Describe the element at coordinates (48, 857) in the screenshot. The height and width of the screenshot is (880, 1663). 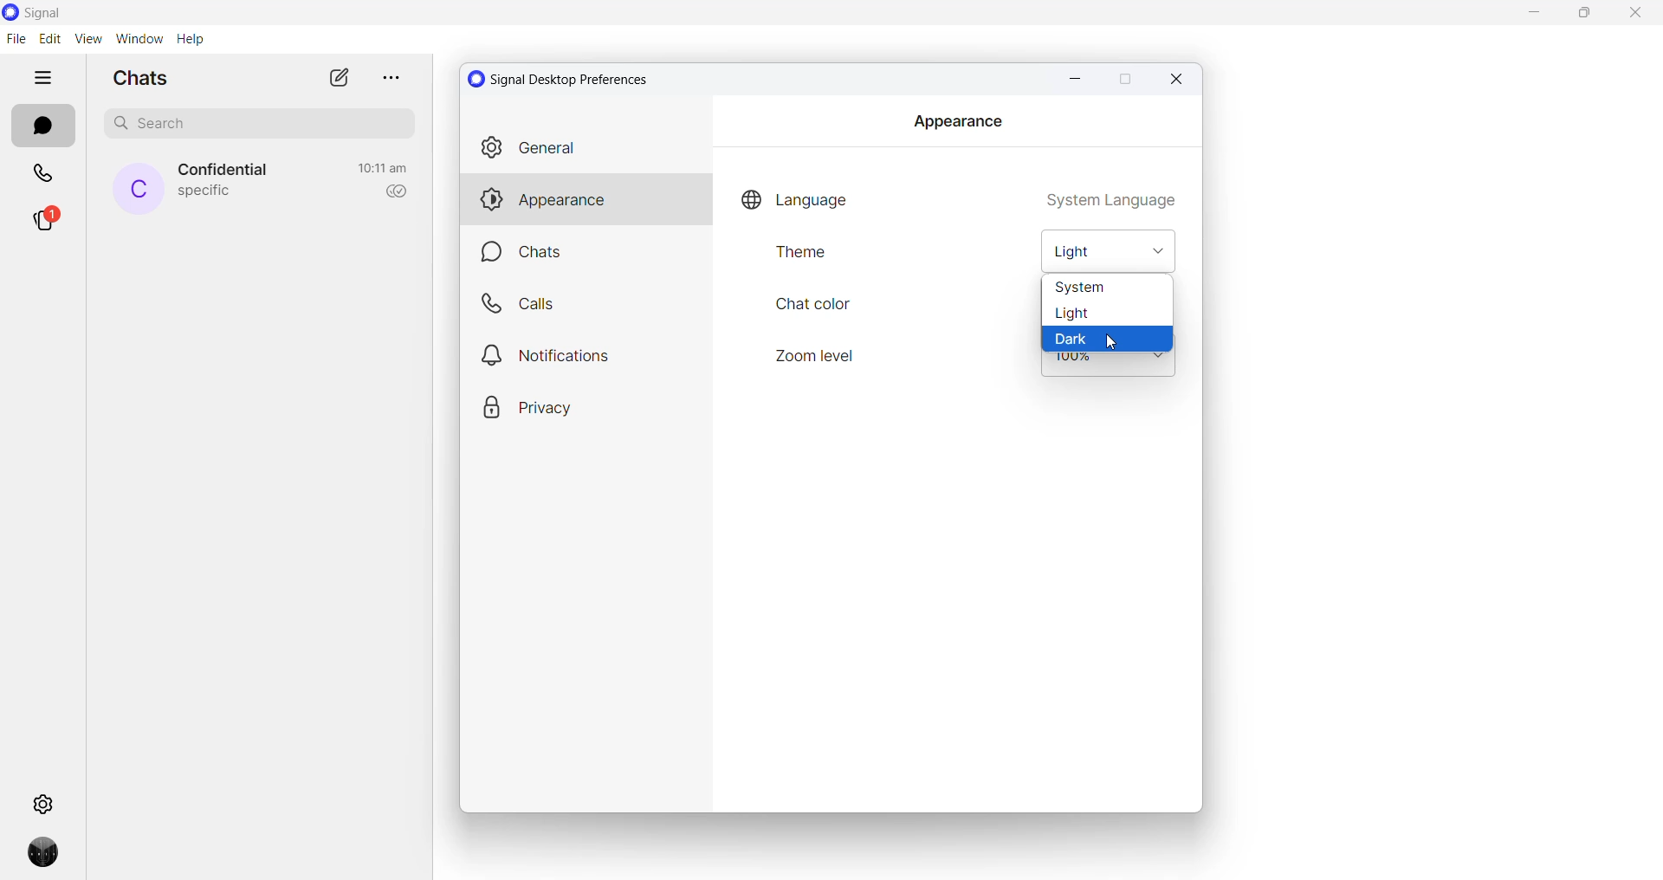
I see `profile picture` at that location.